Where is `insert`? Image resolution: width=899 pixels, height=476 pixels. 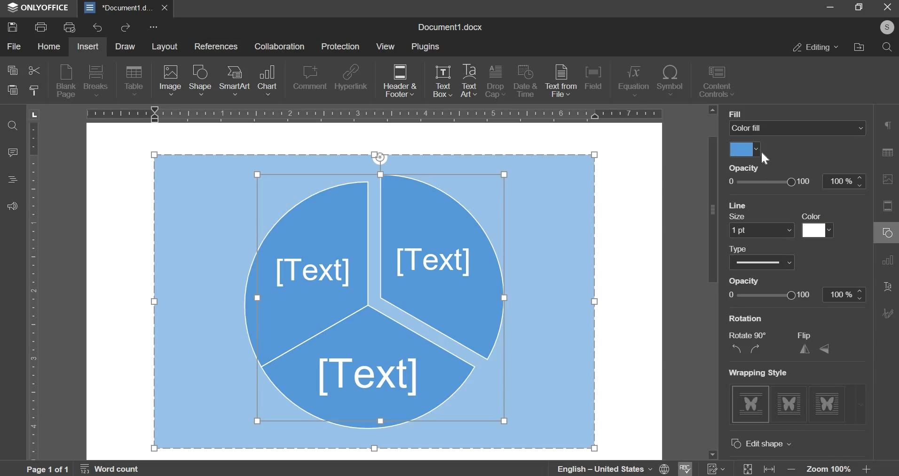 insert is located at coordinates (88, 47).